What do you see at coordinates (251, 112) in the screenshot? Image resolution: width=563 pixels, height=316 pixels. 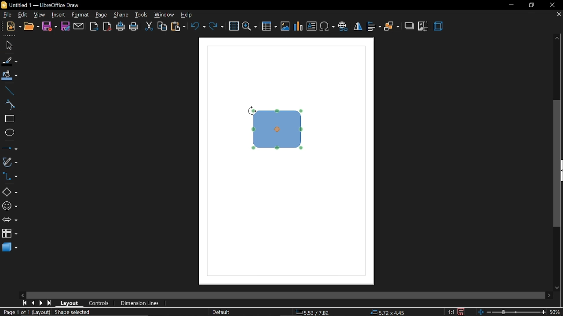 I see `Cursor` at bounding box center [251, 112].